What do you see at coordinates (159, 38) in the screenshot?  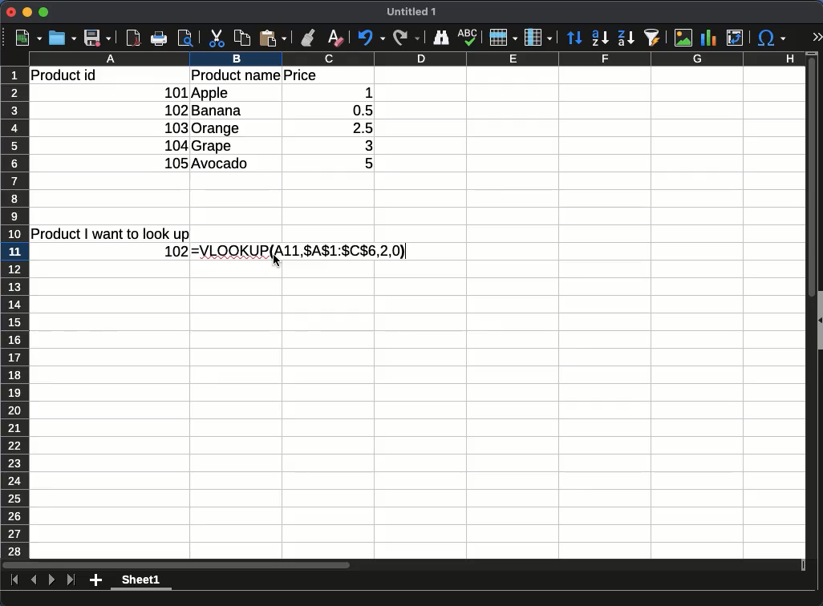 I see `print` at bounding box center [159, 38].